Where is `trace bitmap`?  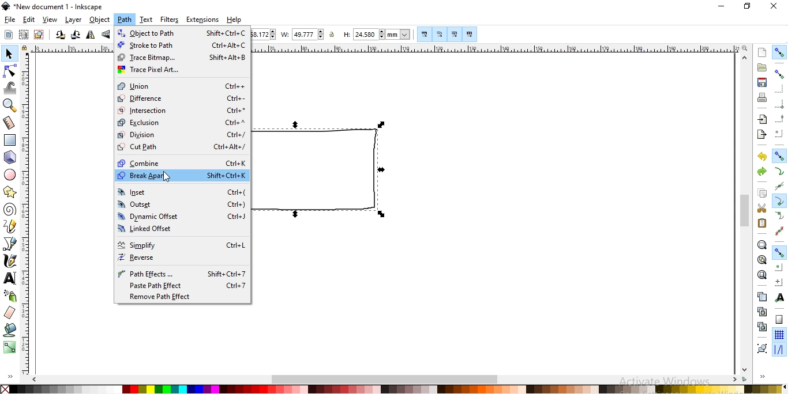 trace bitmap is located at coordinates (182, 58).